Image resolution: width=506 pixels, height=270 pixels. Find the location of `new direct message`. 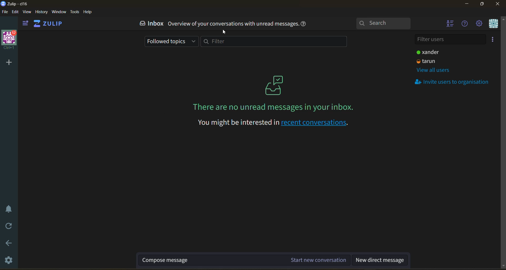

new direct message is located at coordinates (380, 260).